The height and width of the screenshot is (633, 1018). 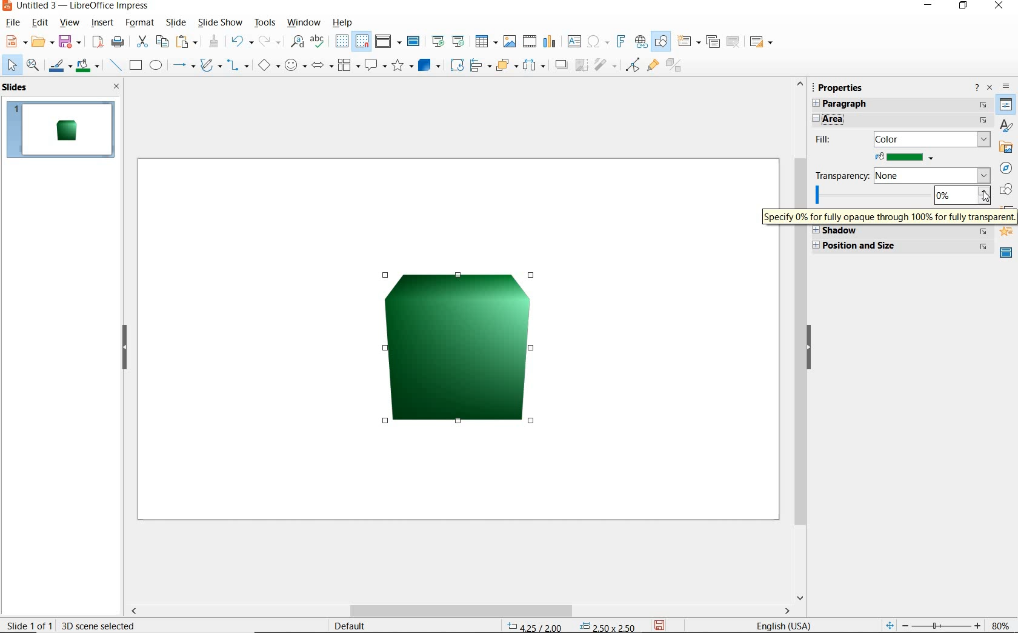 What do you see at coordinates (70, 22) in the screenshot?
I see `view` at bounding box center [70, 22].